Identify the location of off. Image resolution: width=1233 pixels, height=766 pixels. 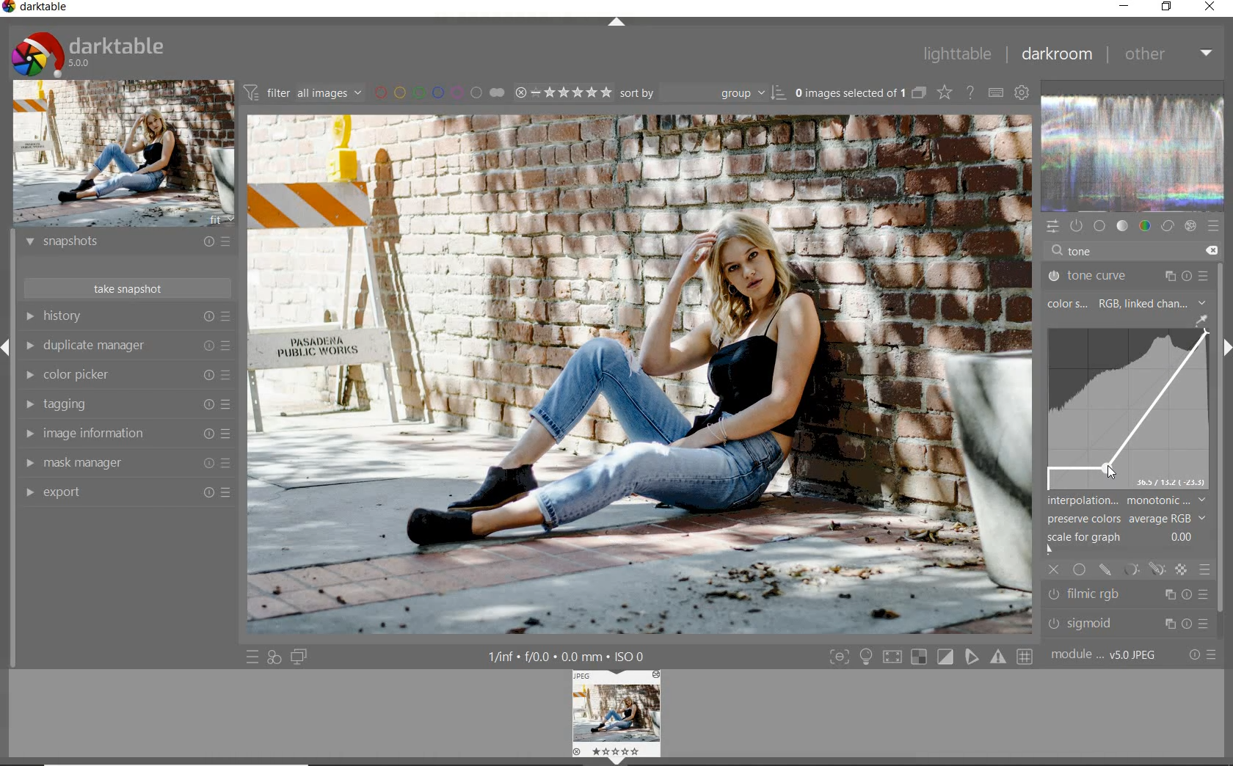
(1055, 569).